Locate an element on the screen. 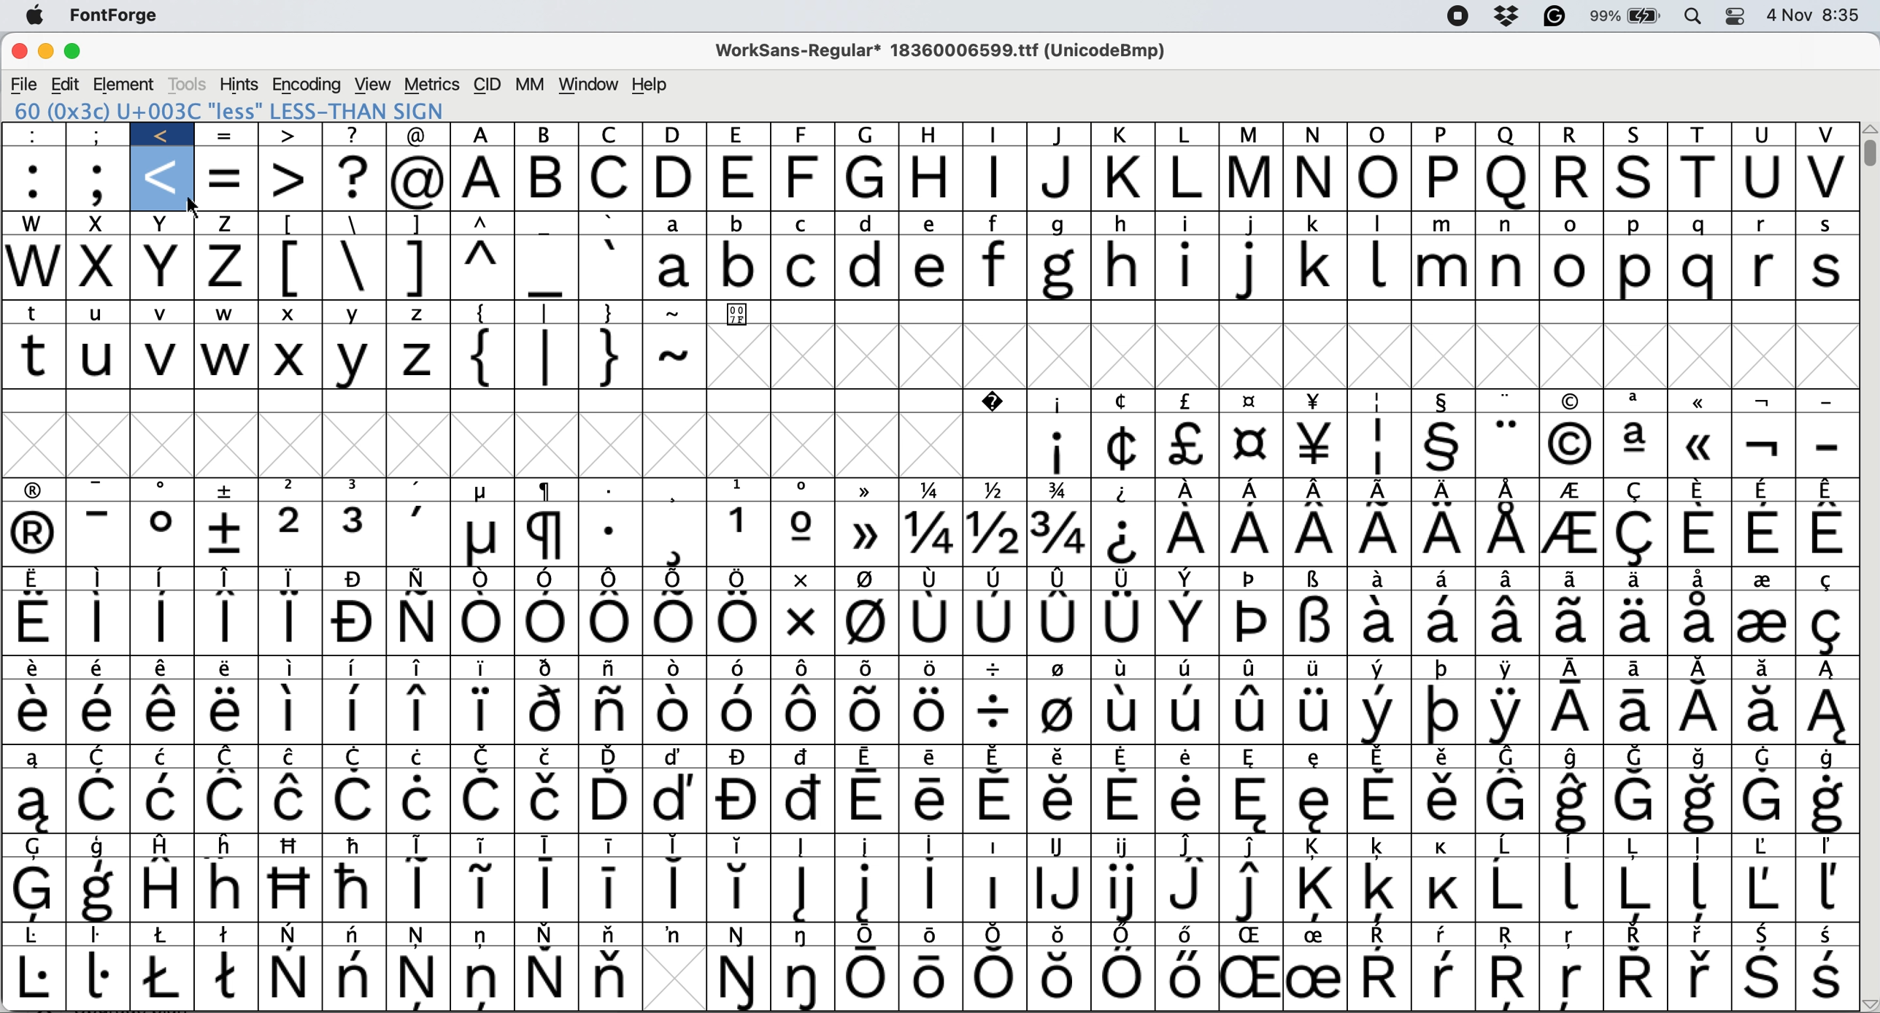 The image size is (1880, 1013). Symbol is located at coordinates (679, 579).